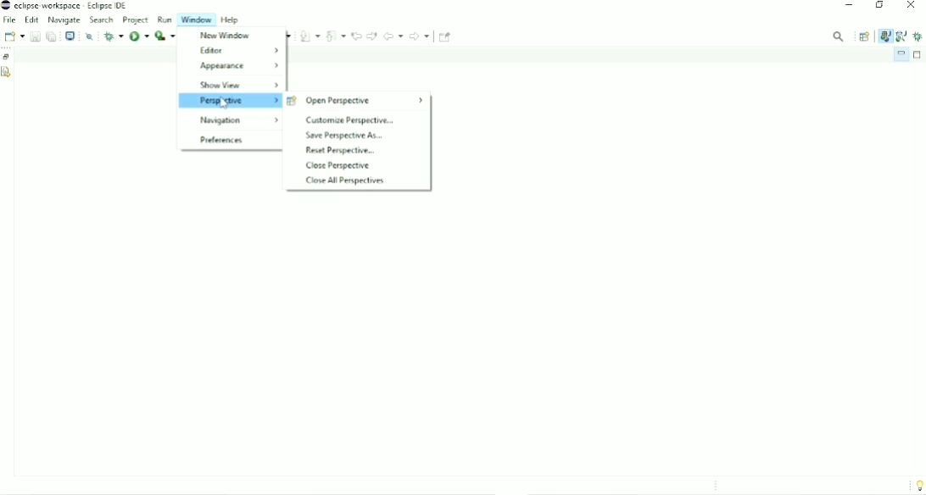 The height and width of the screenshot is (495, 926). Describe the element at coordinates (884, 37) in the screenshot. I see `Jav` at that location.